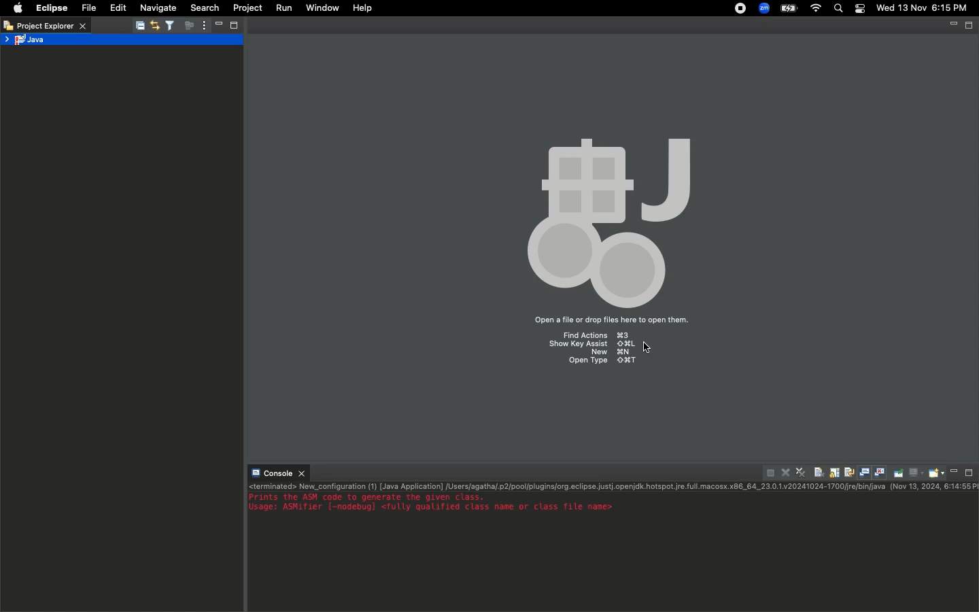  I want to click on Prints the ASM code to generate the given class., so click(366, 498).